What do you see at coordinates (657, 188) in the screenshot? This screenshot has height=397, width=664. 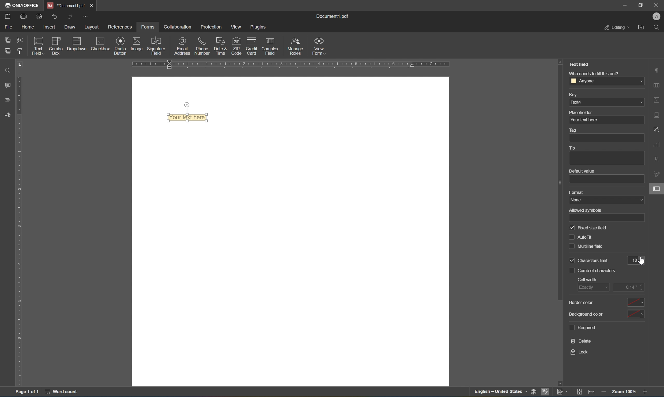 I see `form settings` at bounding box center [657, 188].